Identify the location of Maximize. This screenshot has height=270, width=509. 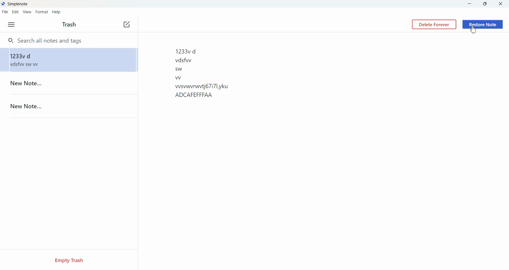
(485, 4).